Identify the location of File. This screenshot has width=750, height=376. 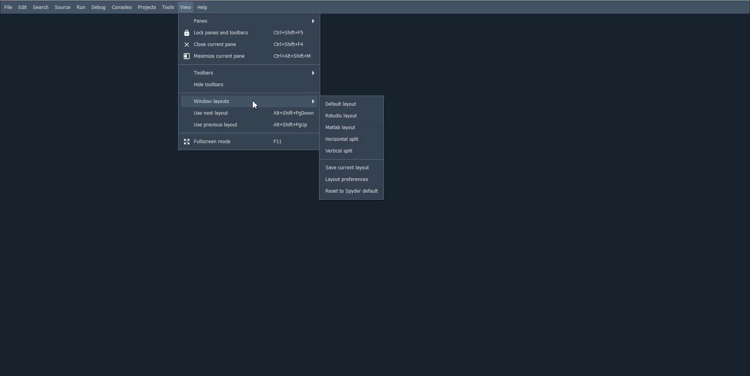
(9, 7).